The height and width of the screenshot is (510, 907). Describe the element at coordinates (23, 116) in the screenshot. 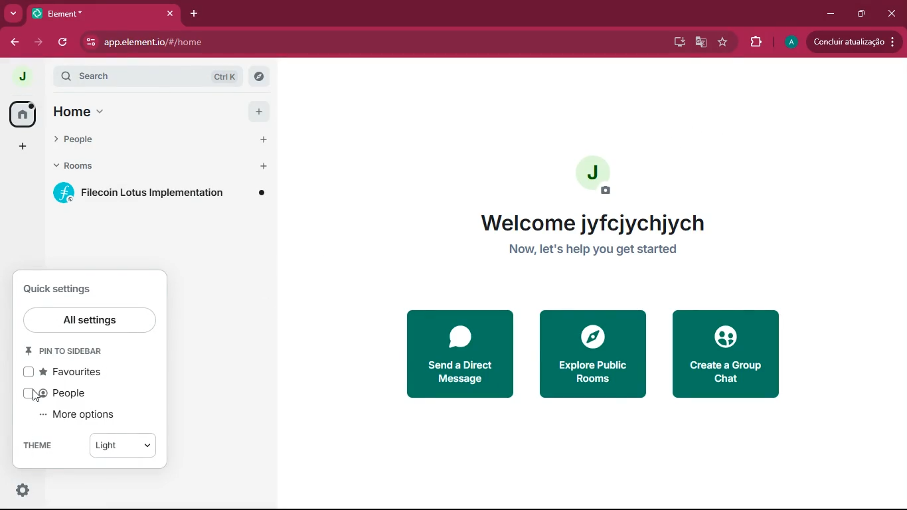

I see `home` at that location.